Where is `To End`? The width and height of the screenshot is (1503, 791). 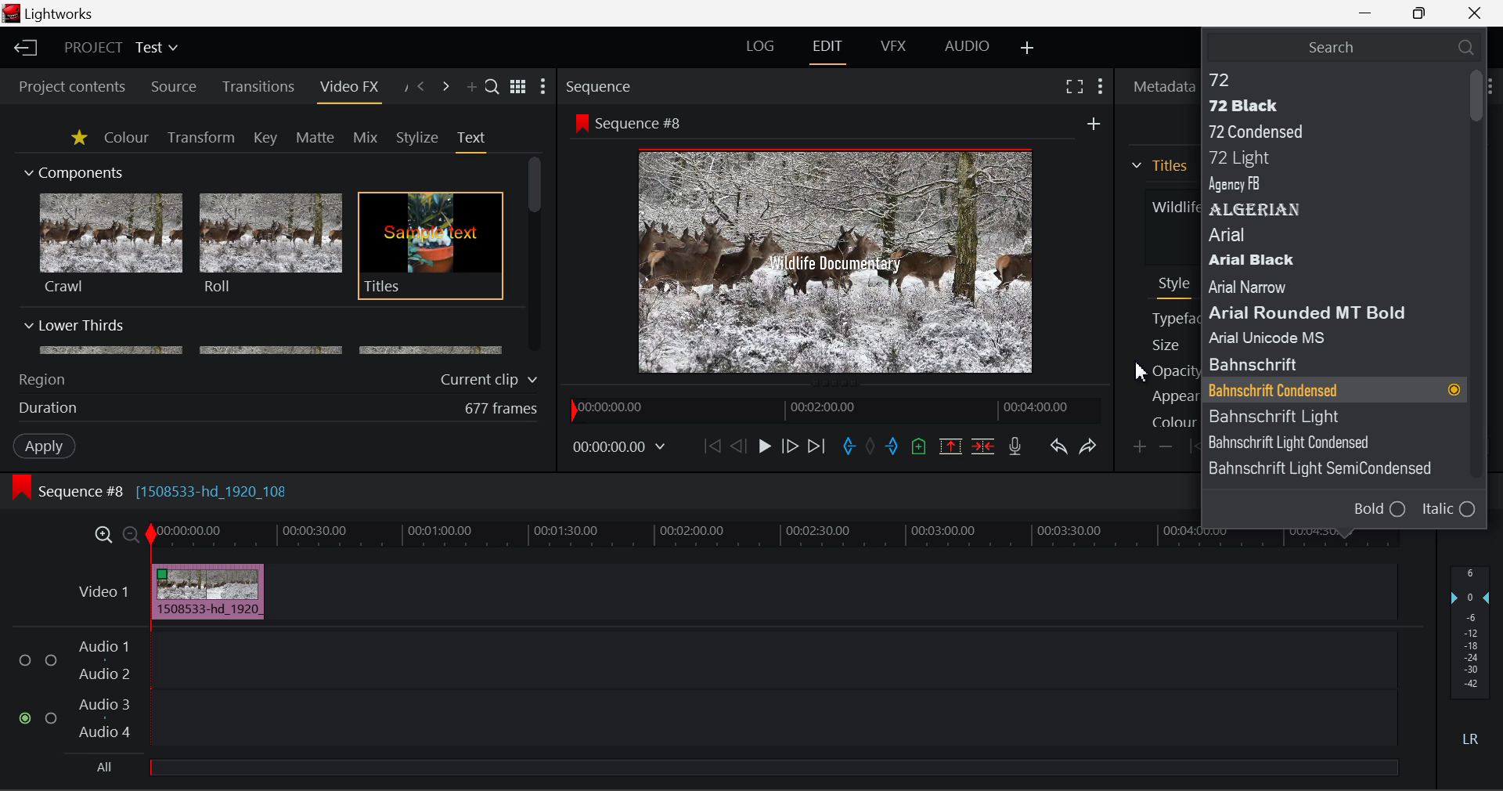 To End is located at coordinates (817, 449).